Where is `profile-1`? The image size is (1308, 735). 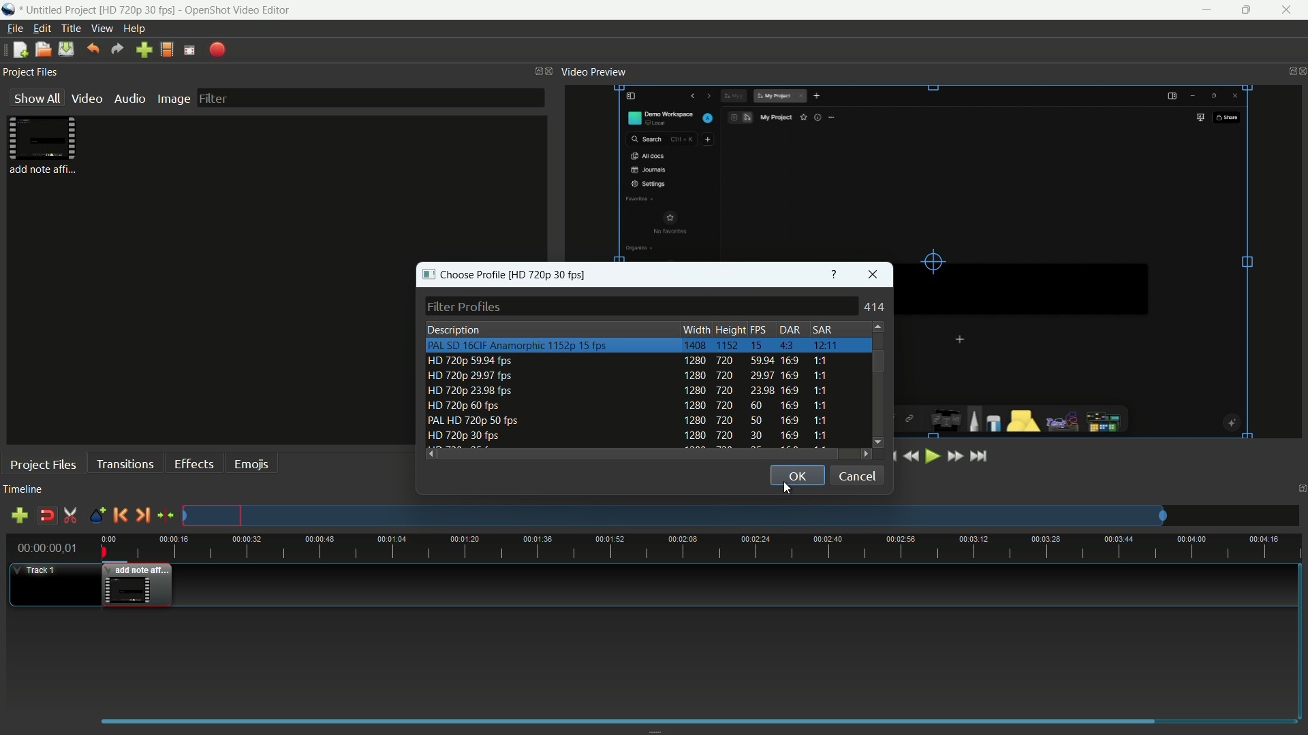
profile-1 is located at coordinates (632, 345).